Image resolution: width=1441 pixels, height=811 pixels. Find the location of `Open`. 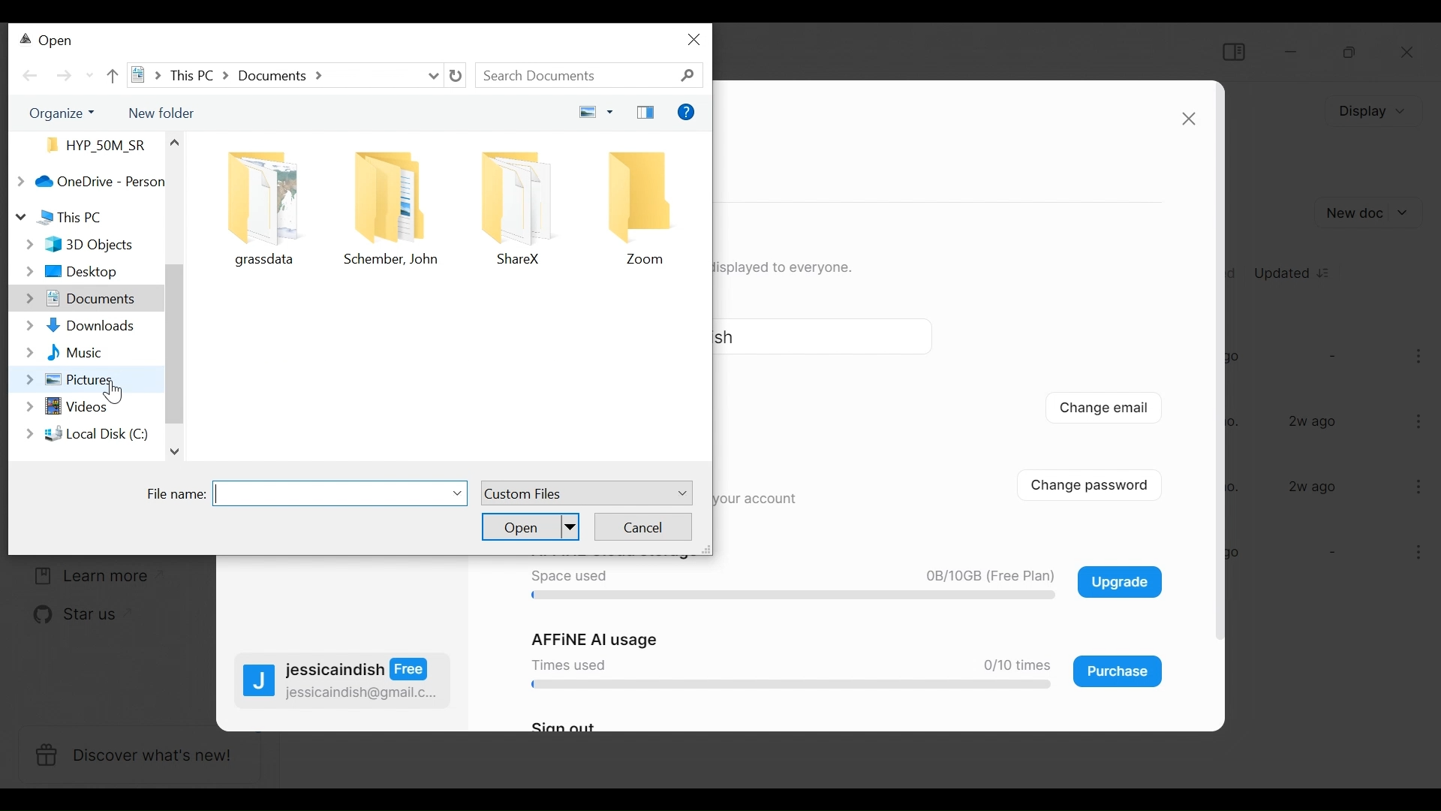

Open is located at coordinates (48, 42).